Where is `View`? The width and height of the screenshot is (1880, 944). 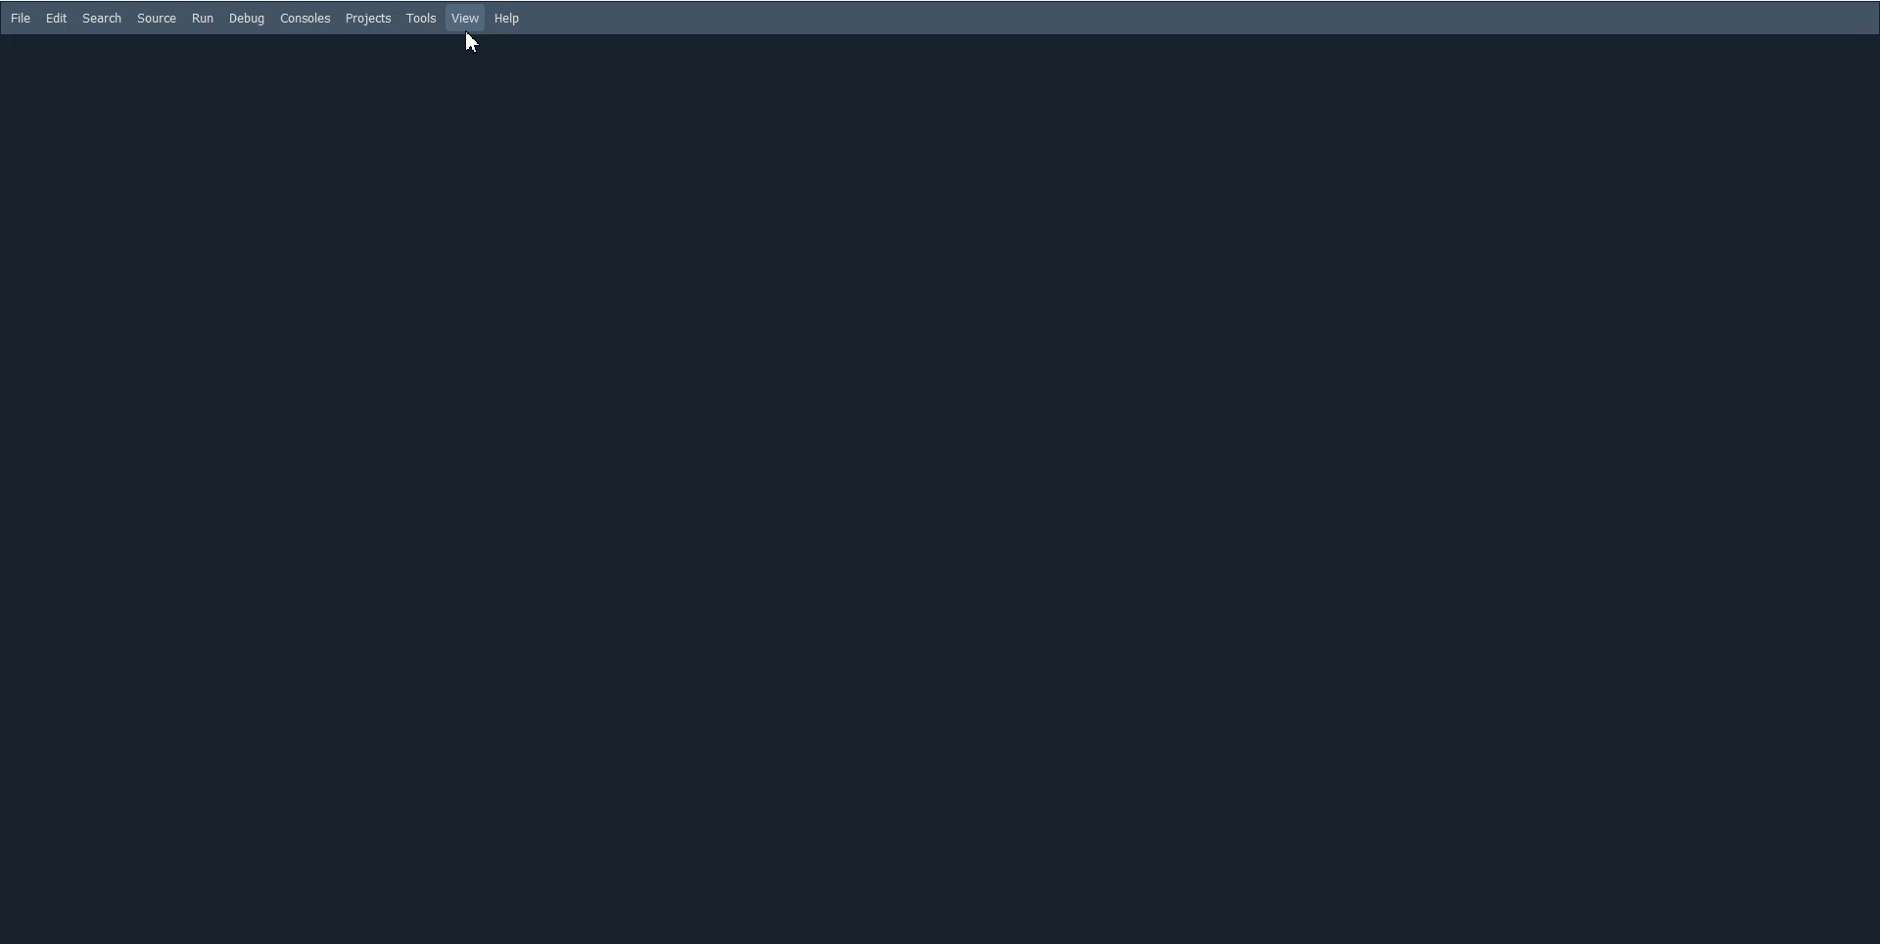
View is located at coordinates (466, 19).